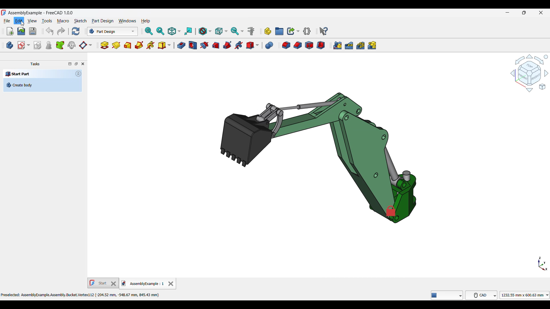 This screenshot has height=309, width=550. Describe the element at coordinates (293, 31) in the screenshot. I see `Make link options` at that location.